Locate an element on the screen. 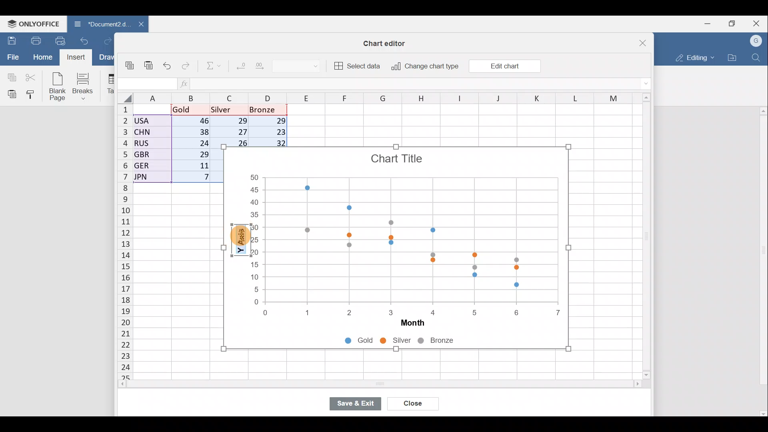  Change chart type is located at coordinates (425, 66).